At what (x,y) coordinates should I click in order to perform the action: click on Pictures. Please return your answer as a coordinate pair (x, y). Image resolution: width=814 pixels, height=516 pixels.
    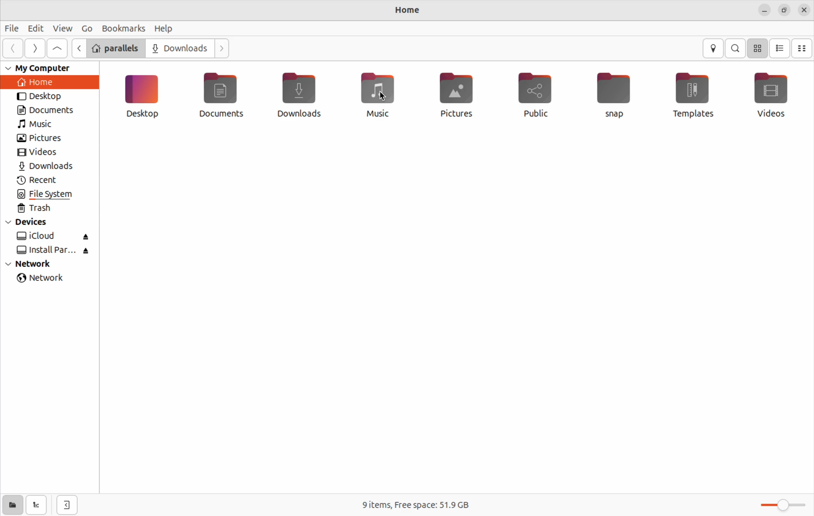
    Looking at the image, I should click on (460, 93).